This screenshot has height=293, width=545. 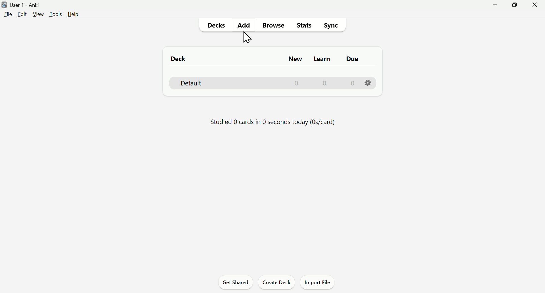 What do you see at coordinates (55, 14) in the screenshot?
I see `Tools` at bounding box center [55, 14].